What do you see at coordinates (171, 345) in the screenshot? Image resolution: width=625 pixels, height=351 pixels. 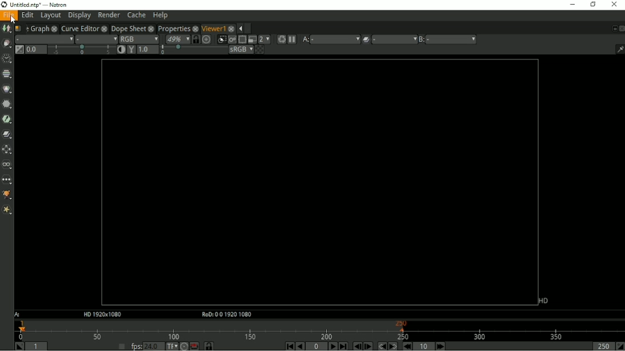 I see `Set the time display format` at bounding box center [171, 345].